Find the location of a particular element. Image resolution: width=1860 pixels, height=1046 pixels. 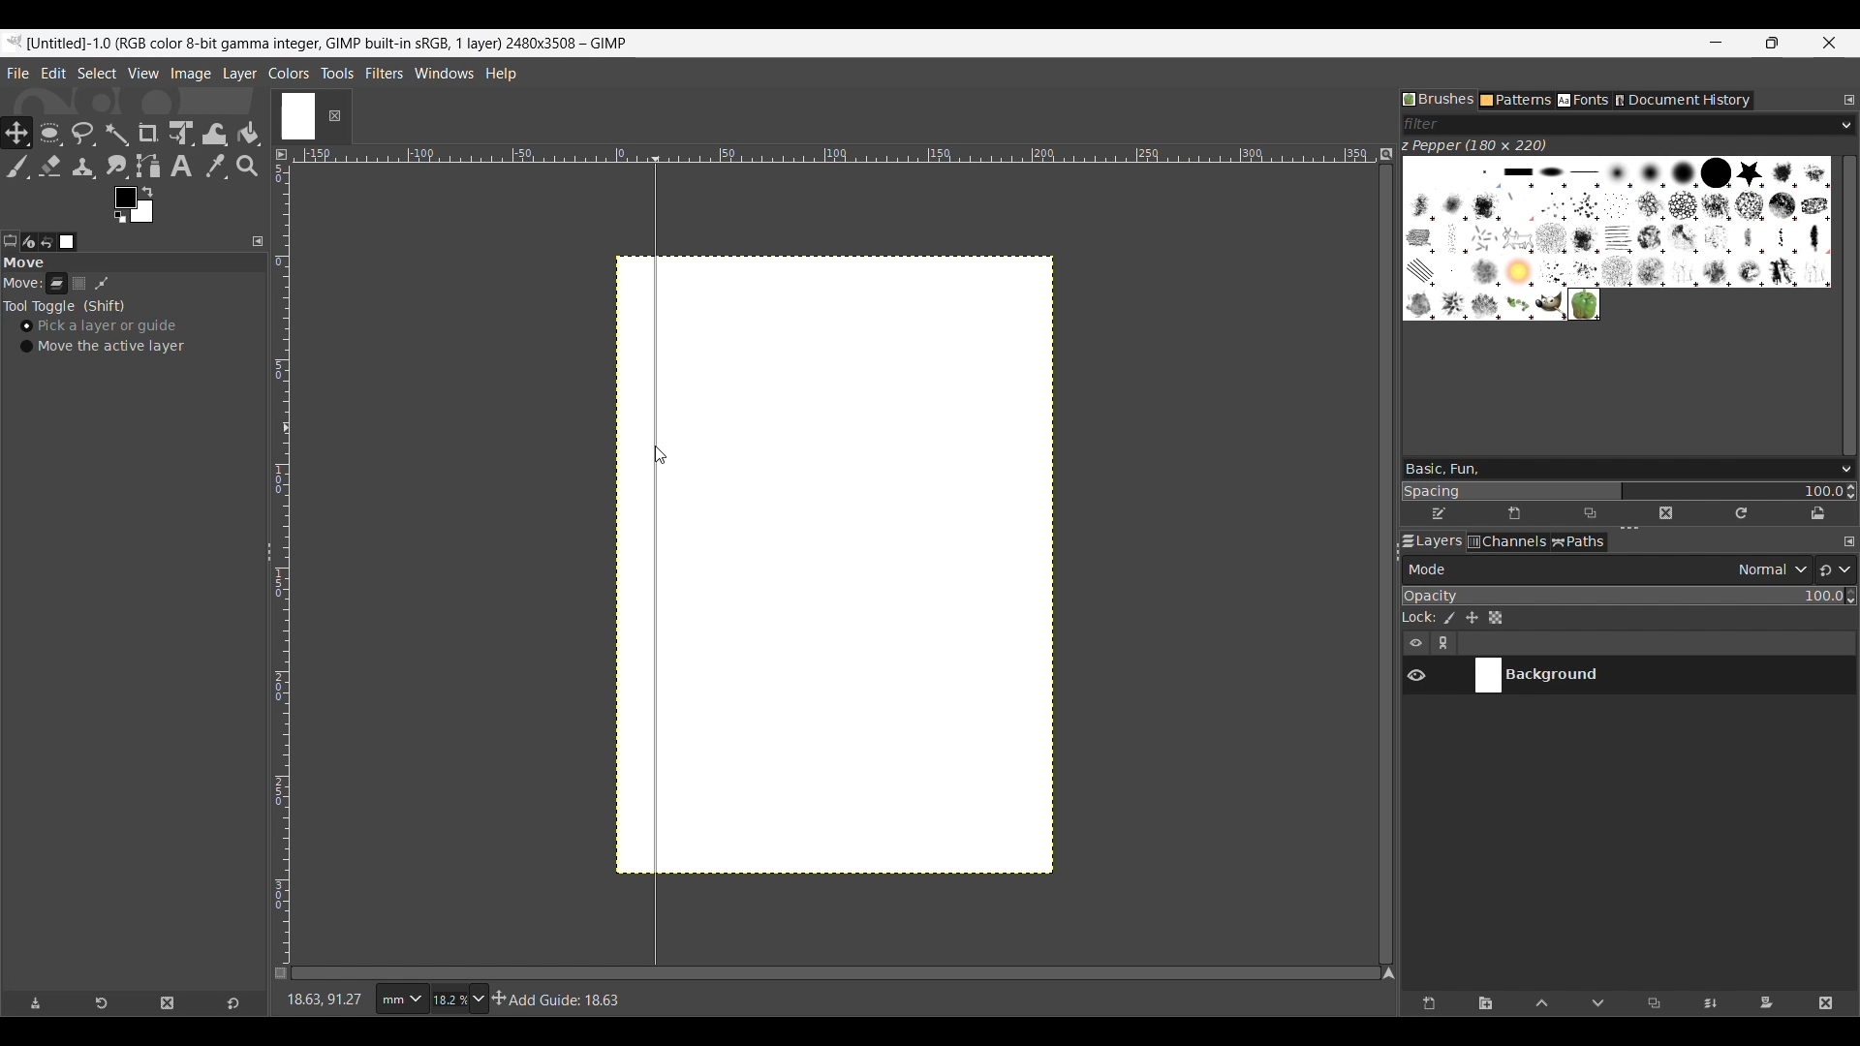

Lock alpha channel is located at coordinates (1495, 618).